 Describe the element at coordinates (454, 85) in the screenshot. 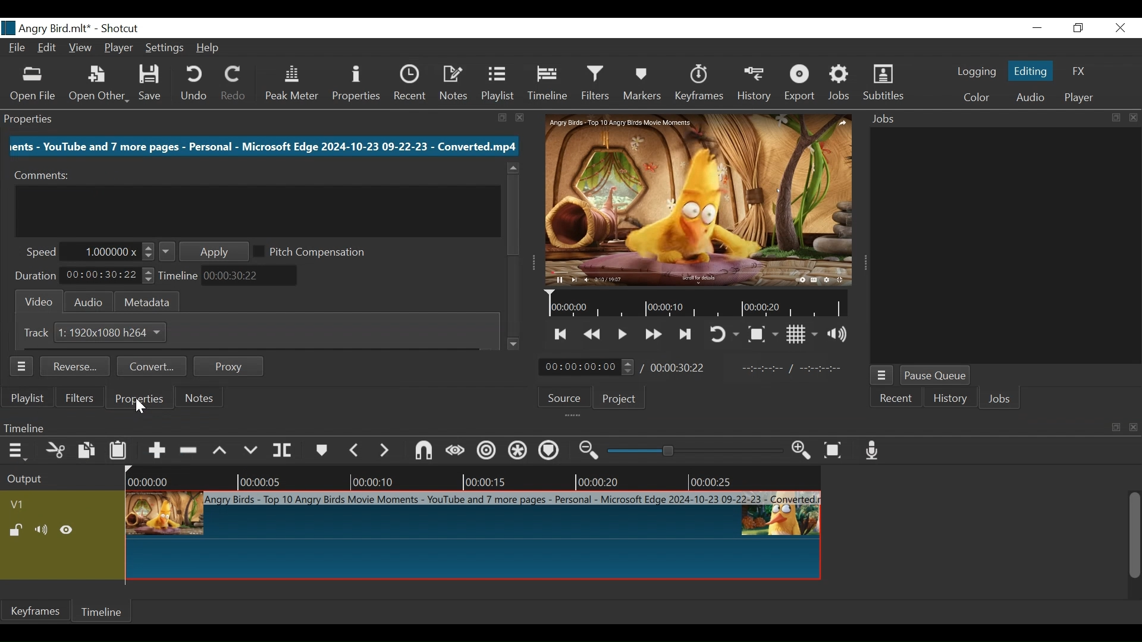

I see `Notes` at that location.